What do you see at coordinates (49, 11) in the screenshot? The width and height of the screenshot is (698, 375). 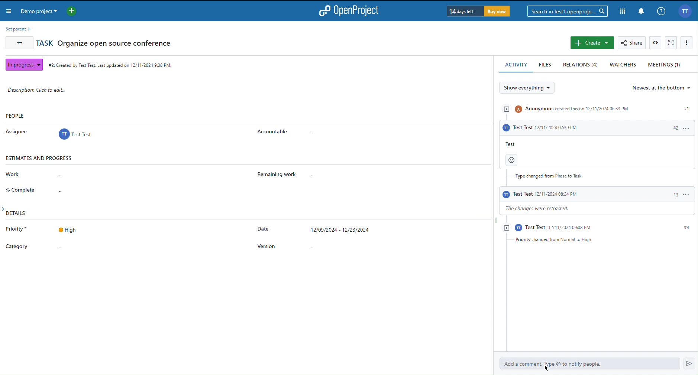 I see `Demo Projecy` at bounding box center [49, 11].